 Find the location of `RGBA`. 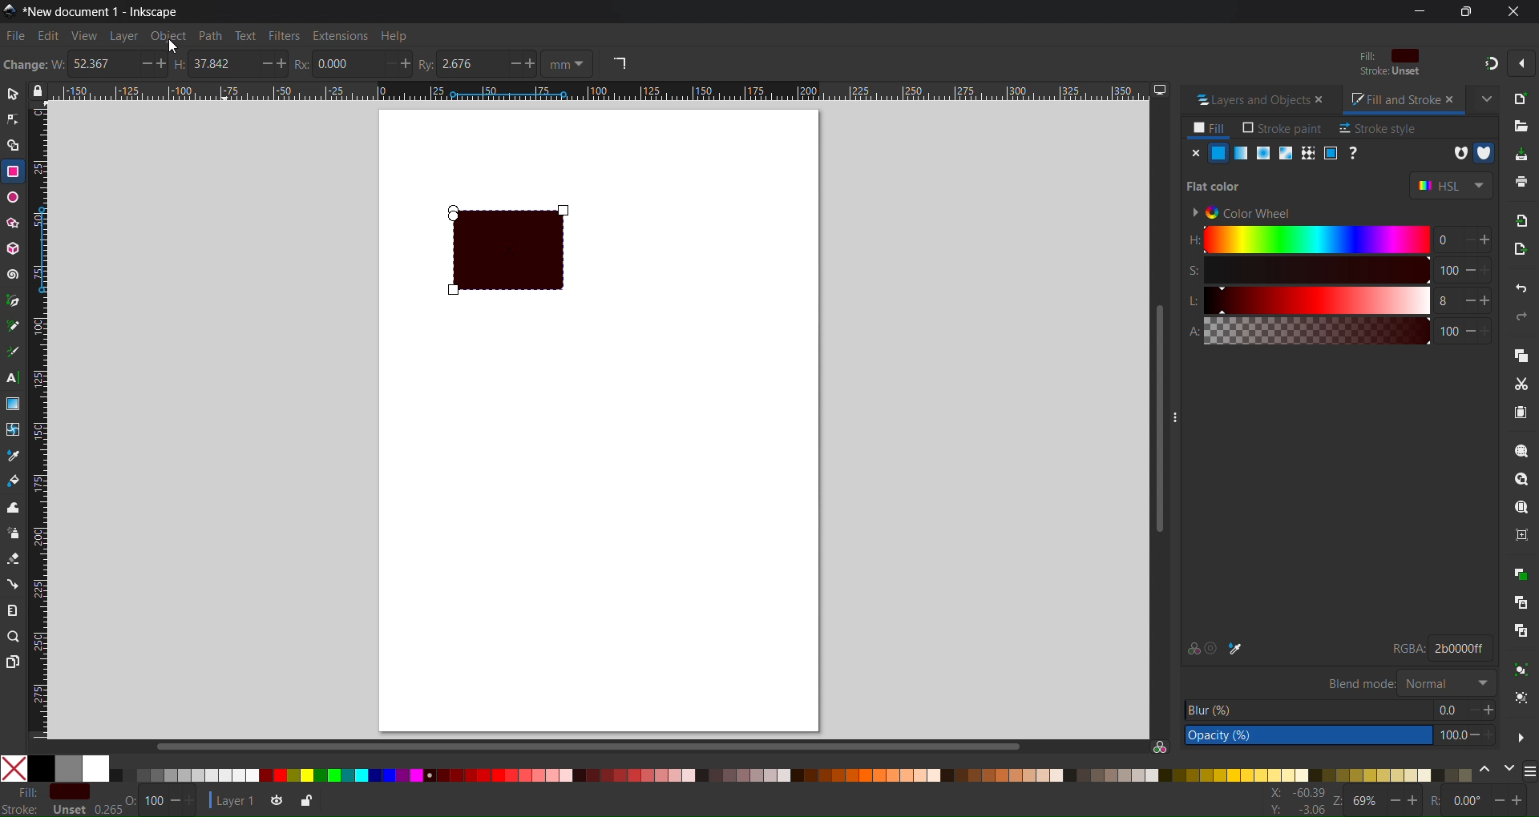

RGBA is located at coordinates (1400, 649).